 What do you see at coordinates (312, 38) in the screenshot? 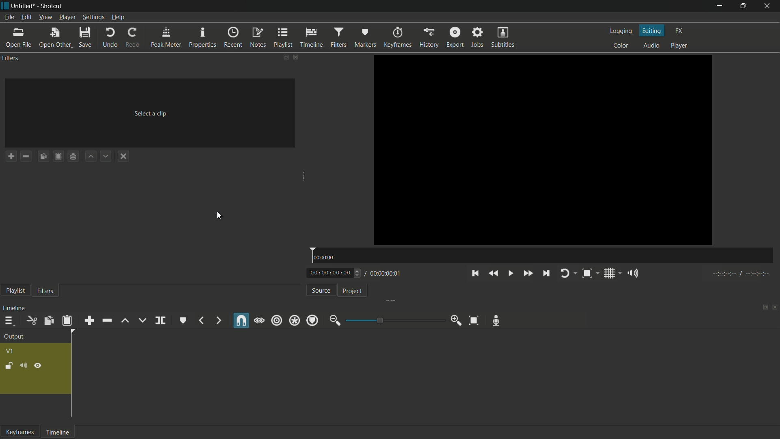
I see `timeline` at bounding box center [312, 38].